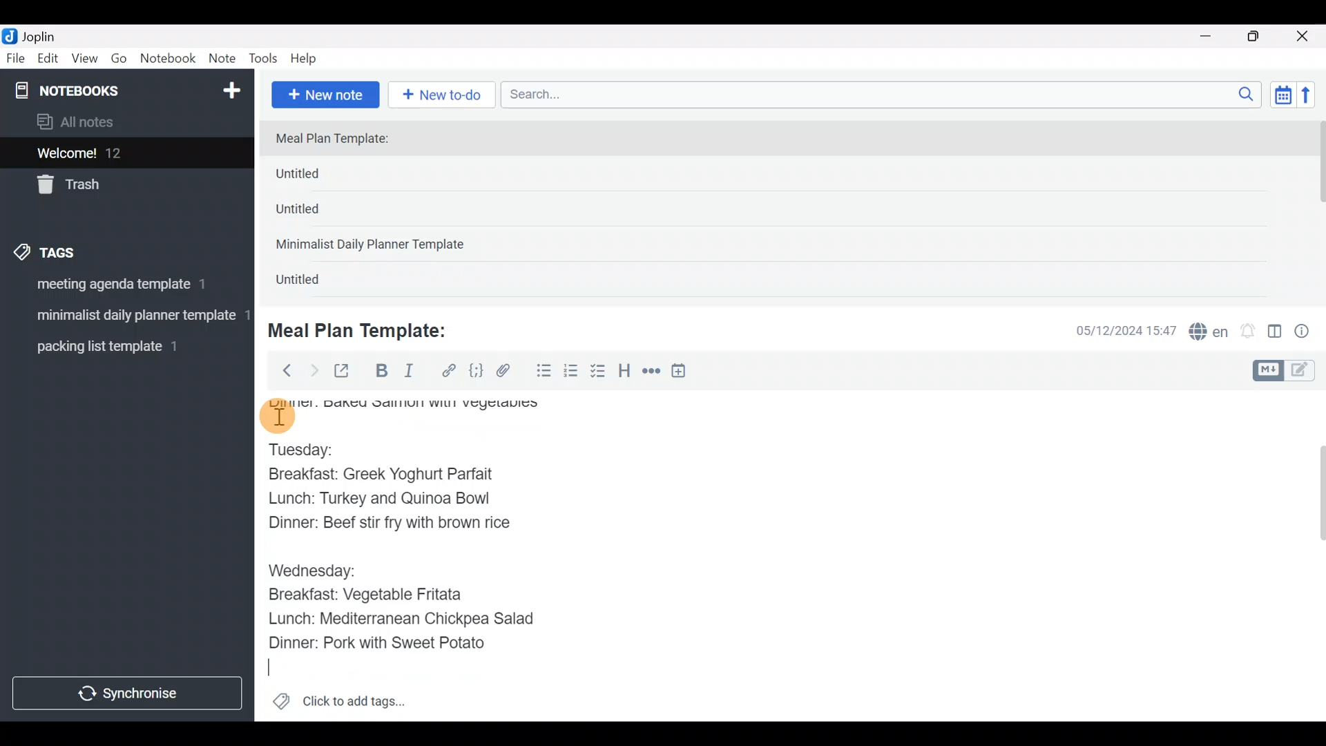 This screenshot has height=746, width=1326. What do you see at coordinates (445, 96) in the screenshot?
I see `New to-do` at bounding box center [445, 96].